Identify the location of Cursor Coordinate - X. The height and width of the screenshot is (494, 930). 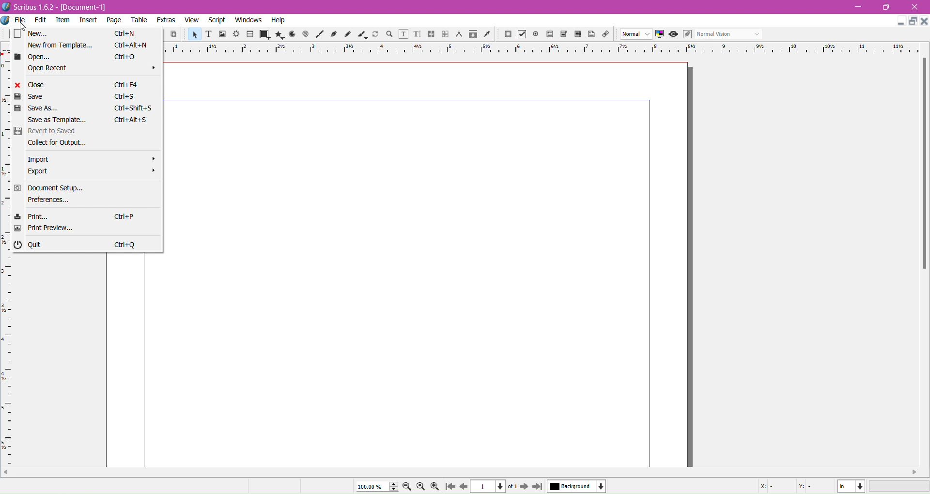
(776, 486).